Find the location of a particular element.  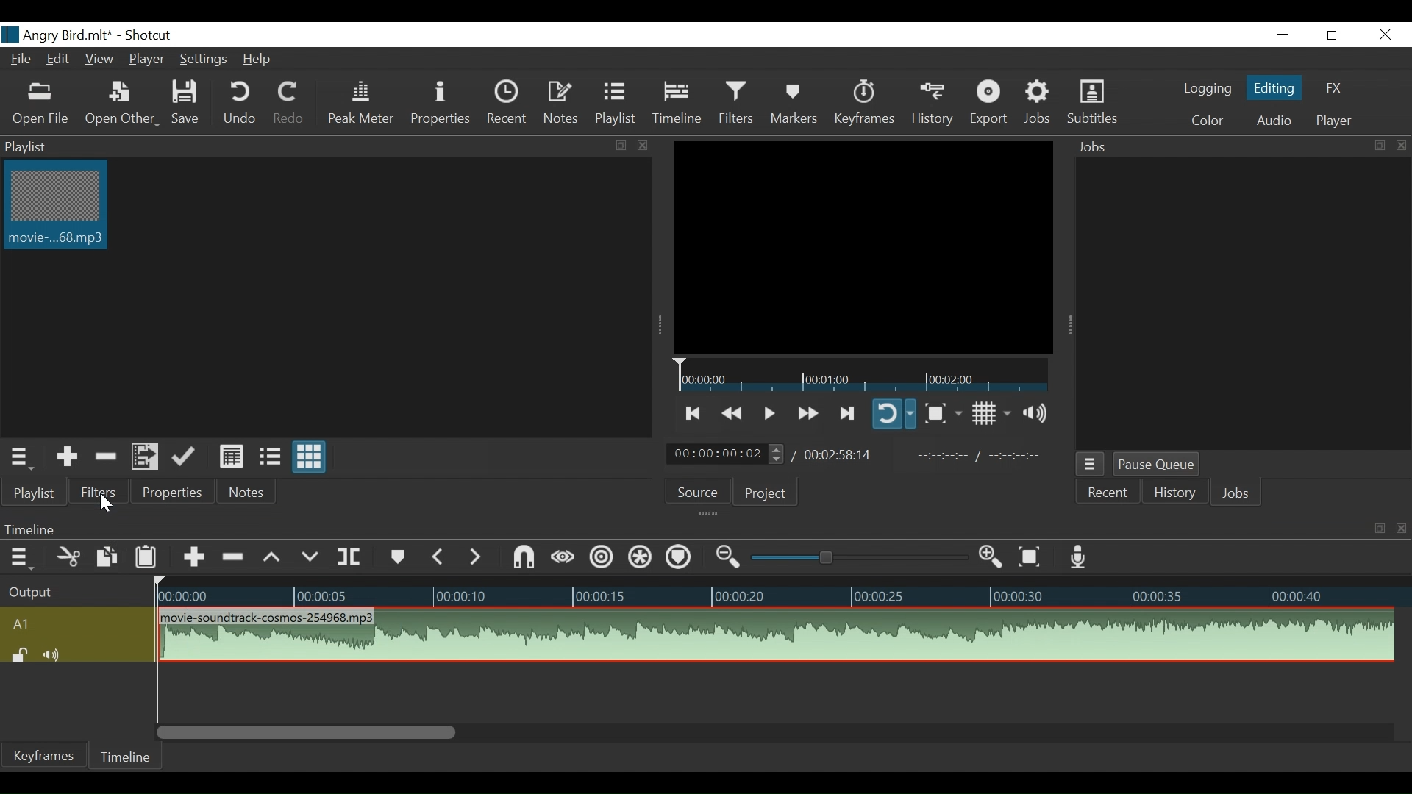

Project is located at coordinates (771, 491).